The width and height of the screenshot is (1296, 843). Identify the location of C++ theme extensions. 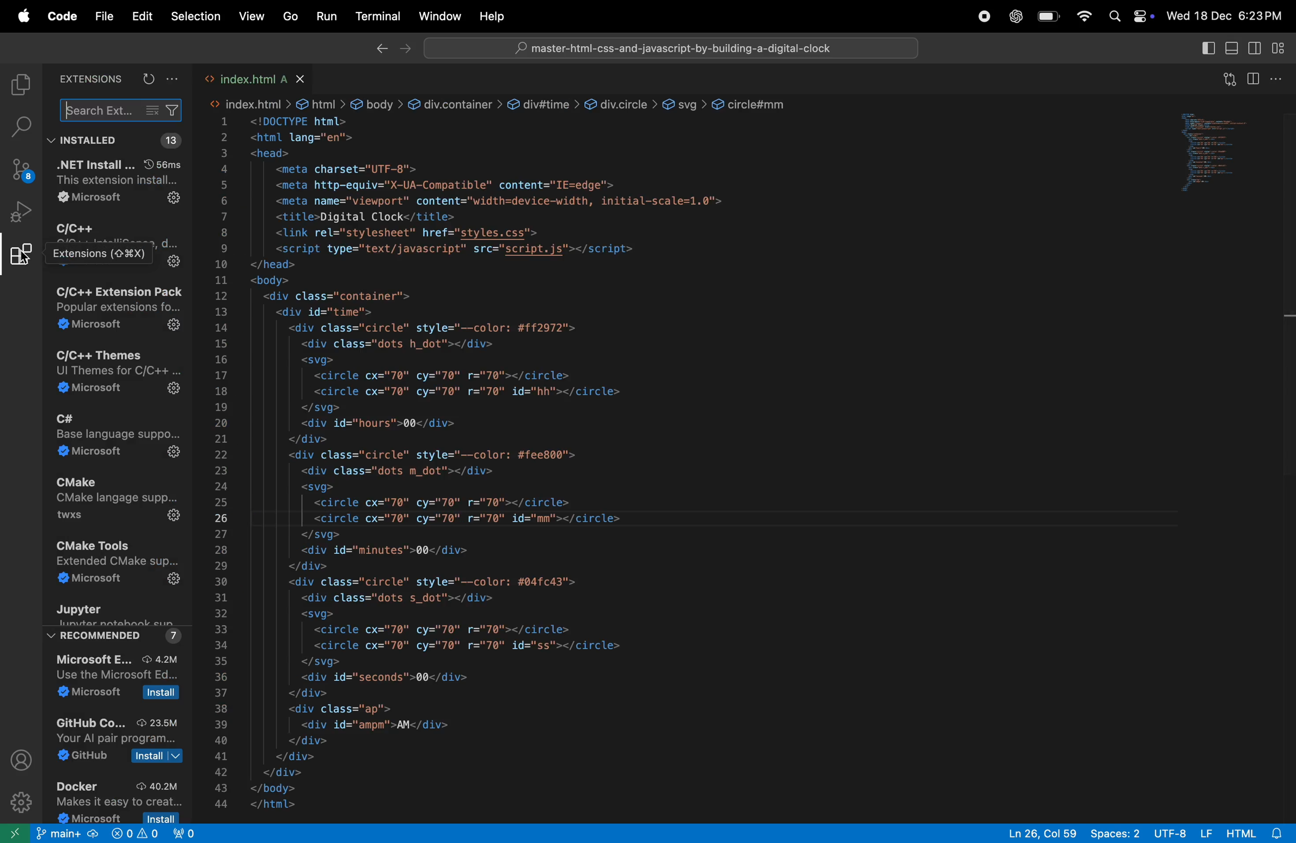
(115, 375).